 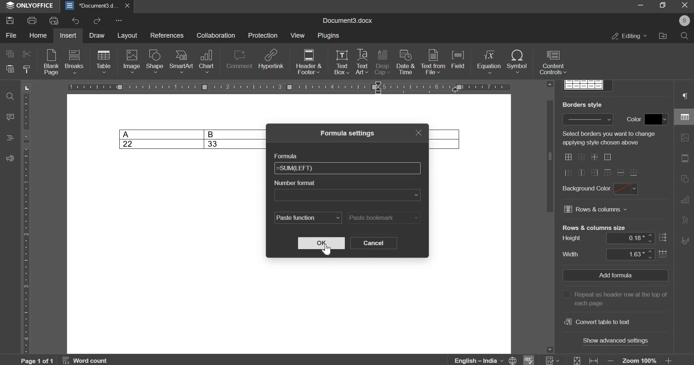 I want to click on vertical scrollbar, so click(x=671, y=247).